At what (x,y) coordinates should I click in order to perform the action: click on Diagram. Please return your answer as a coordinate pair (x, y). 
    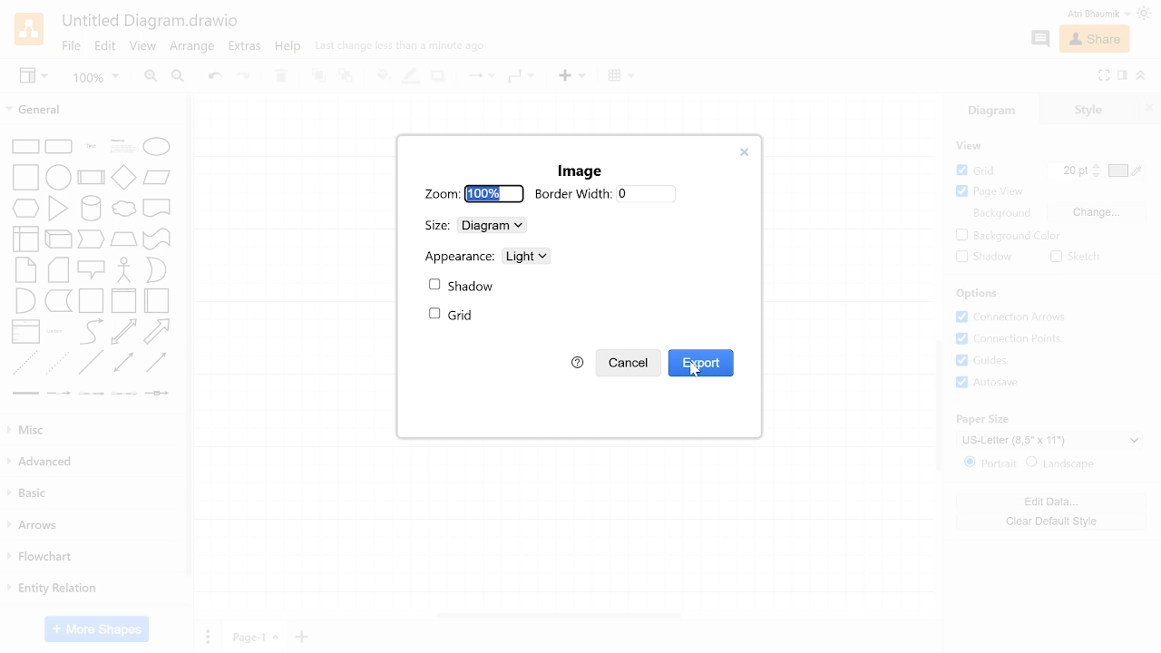
    Looking at the image, I should click on (494, 225).